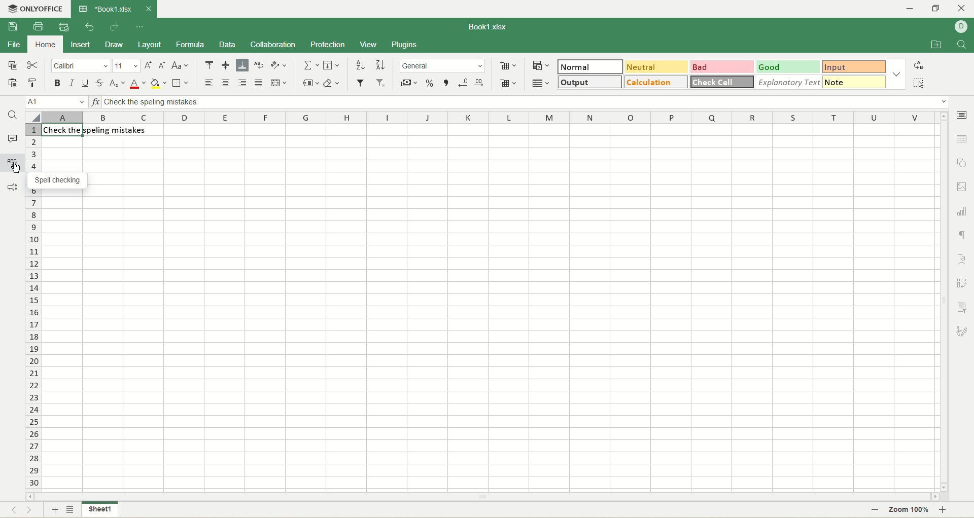  What do you see at coordinates (961, 45) in the screenshot?
I see `find` at bounding box center [961, 45].